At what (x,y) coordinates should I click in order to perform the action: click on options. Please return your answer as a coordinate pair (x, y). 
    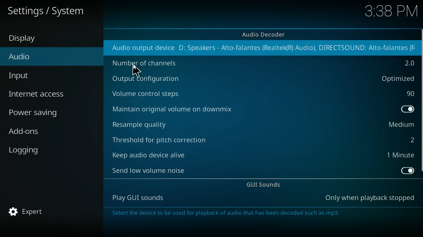
    Looking at the image, I should click on (371, 198).